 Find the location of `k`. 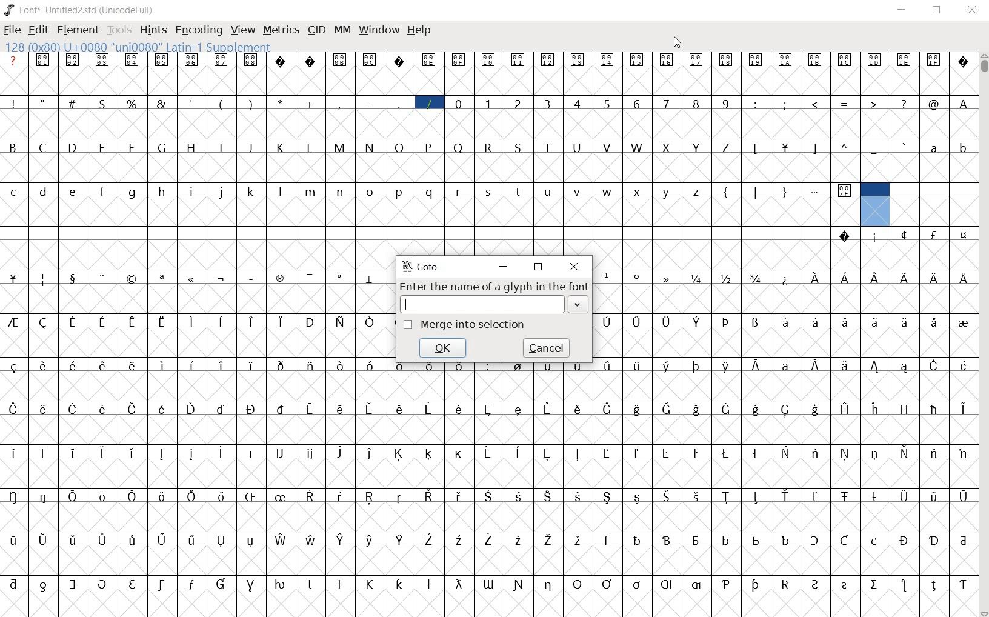

k is located at coordinates (252, 190).